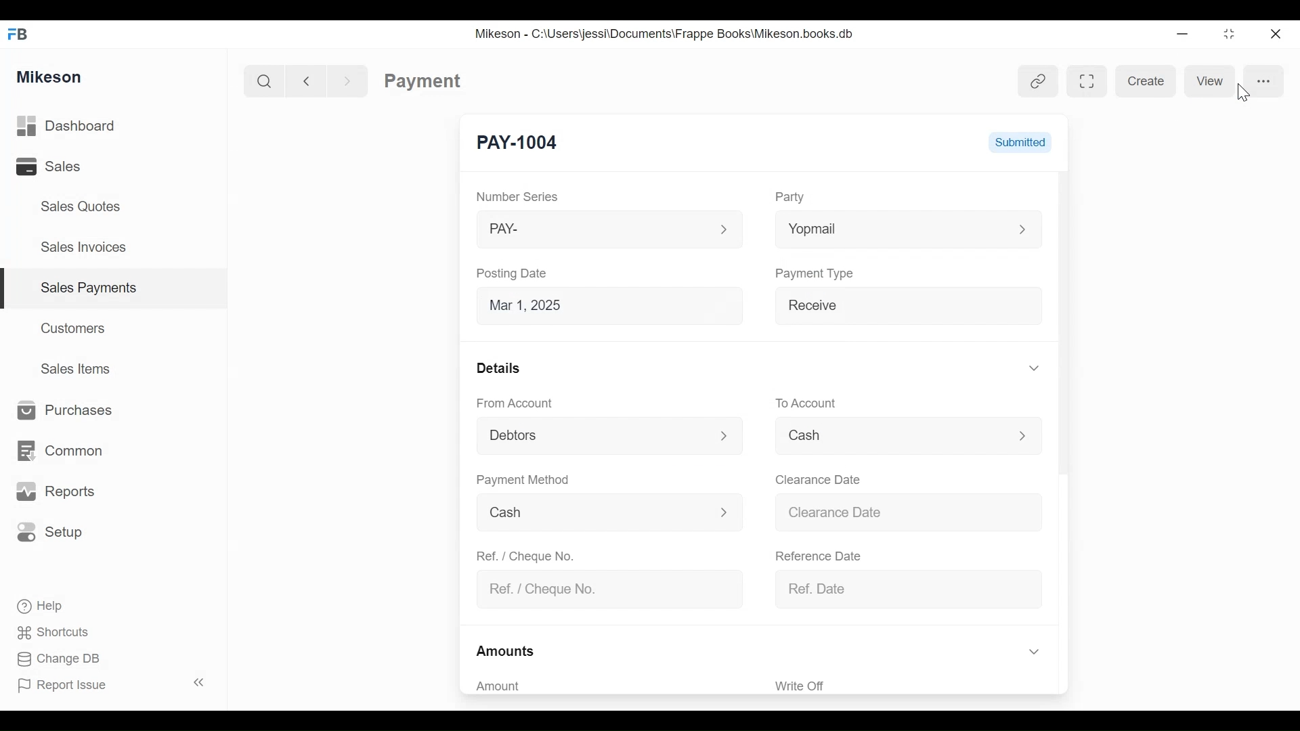 The width and height of the screenshot is (1300, 731). I want to click on Clearance date, so click(913, 512).